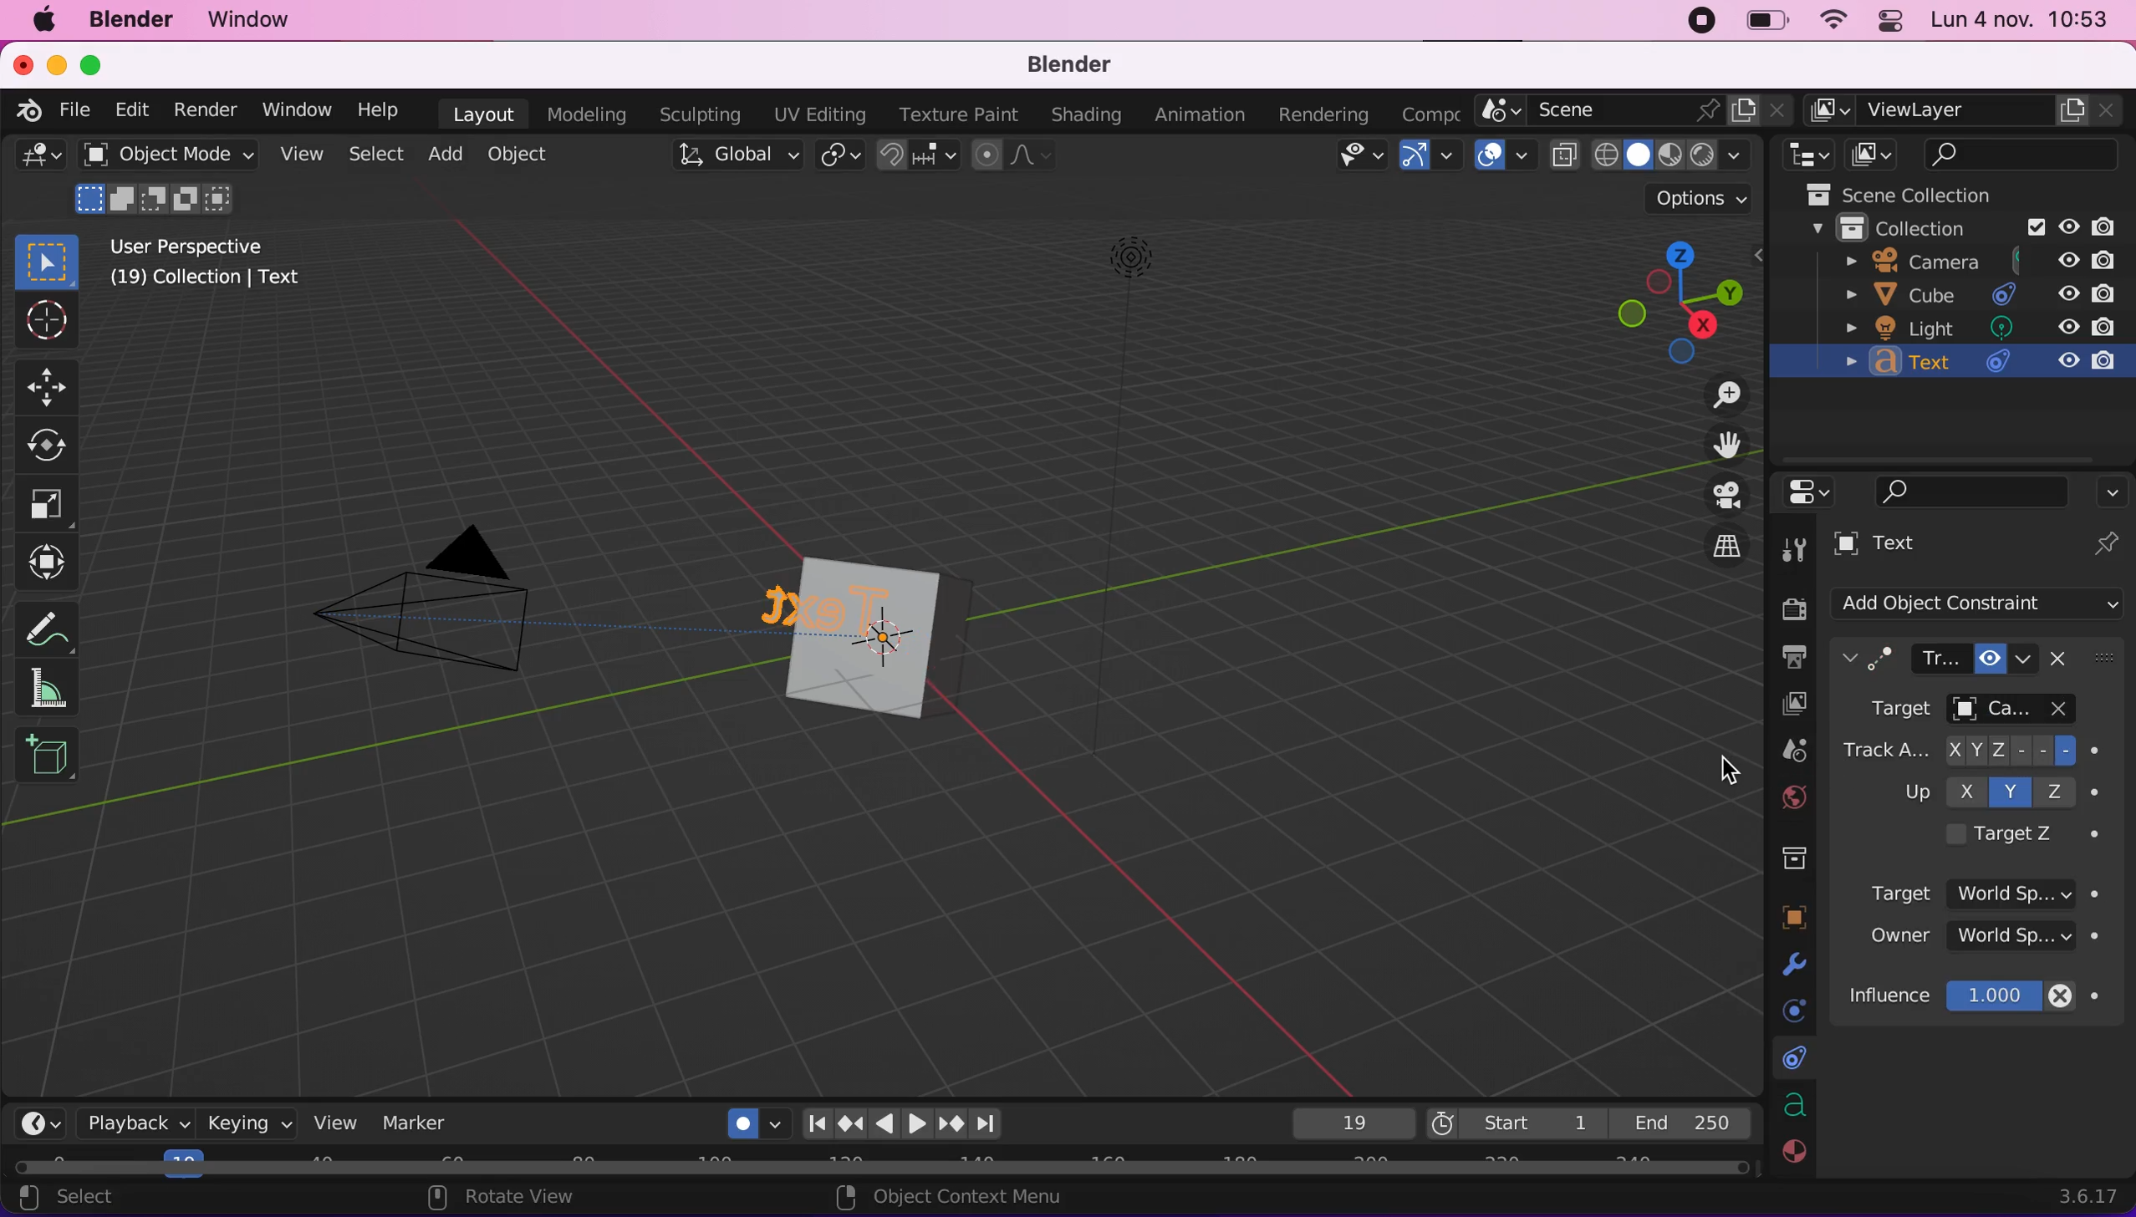 The image size is (2136, 1217). What do you see at coordinates (94, 64) in the screenshot?
I see `maximize` at bounding box center [94, 64].